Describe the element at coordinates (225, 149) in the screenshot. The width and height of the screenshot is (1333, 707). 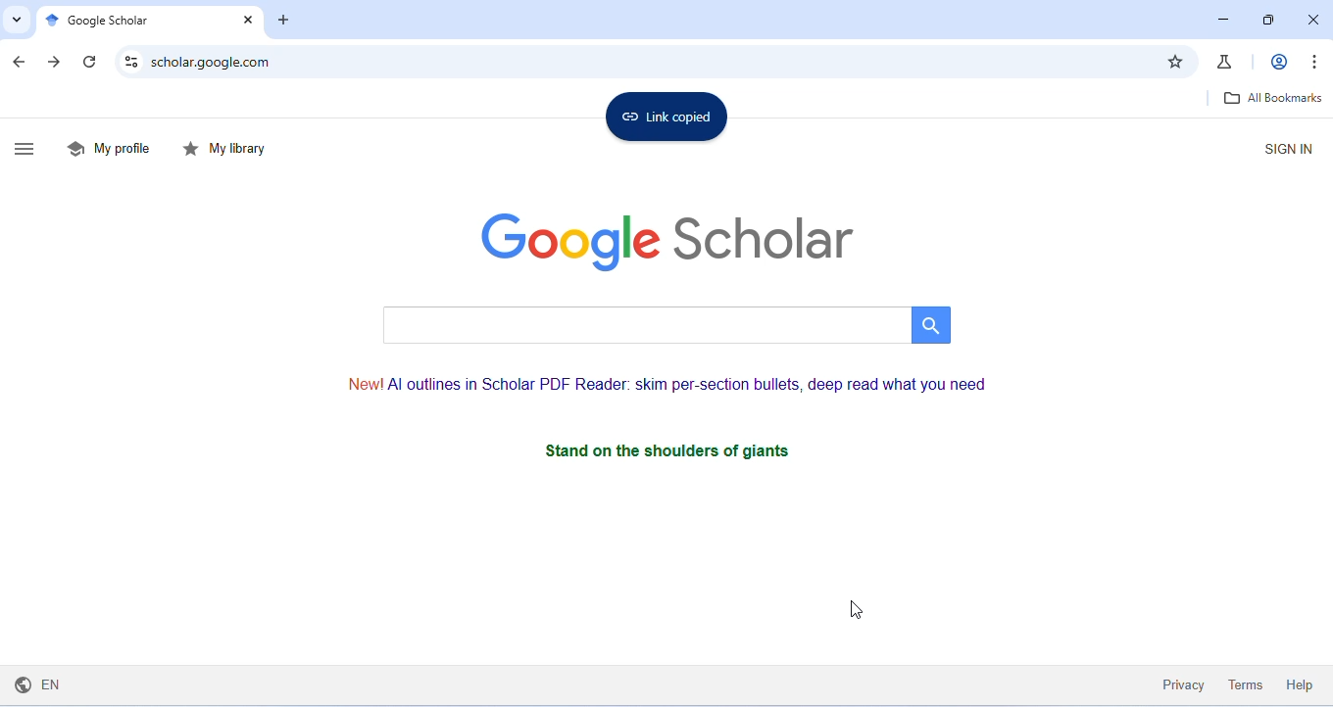
I see `my library` at that location.